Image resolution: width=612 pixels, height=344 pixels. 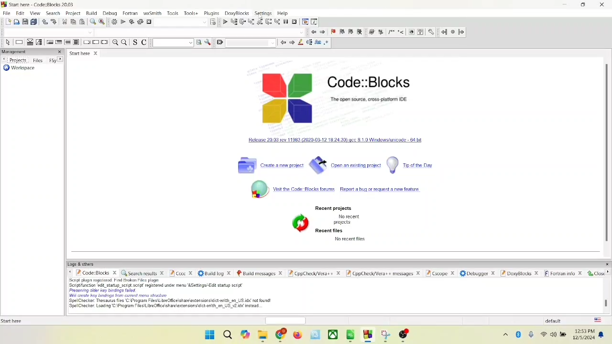 I want to click on zoom in, so click(x=114, y=43).